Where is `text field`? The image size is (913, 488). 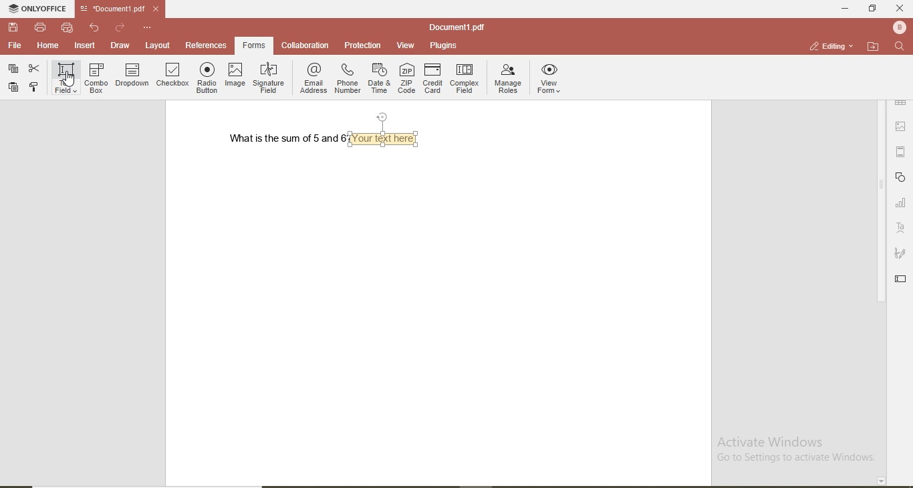 text field is located at coordinates (66, 77).